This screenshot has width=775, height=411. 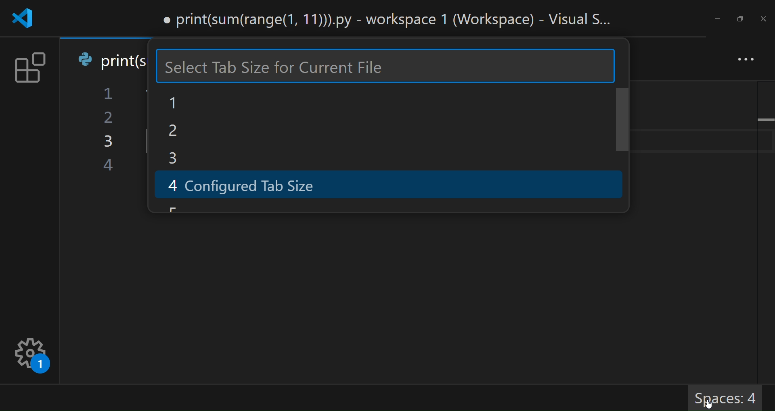 What do you see at coordinates (187, 156) in the screenshot?
I see `3` at bounding box center [187, 156].